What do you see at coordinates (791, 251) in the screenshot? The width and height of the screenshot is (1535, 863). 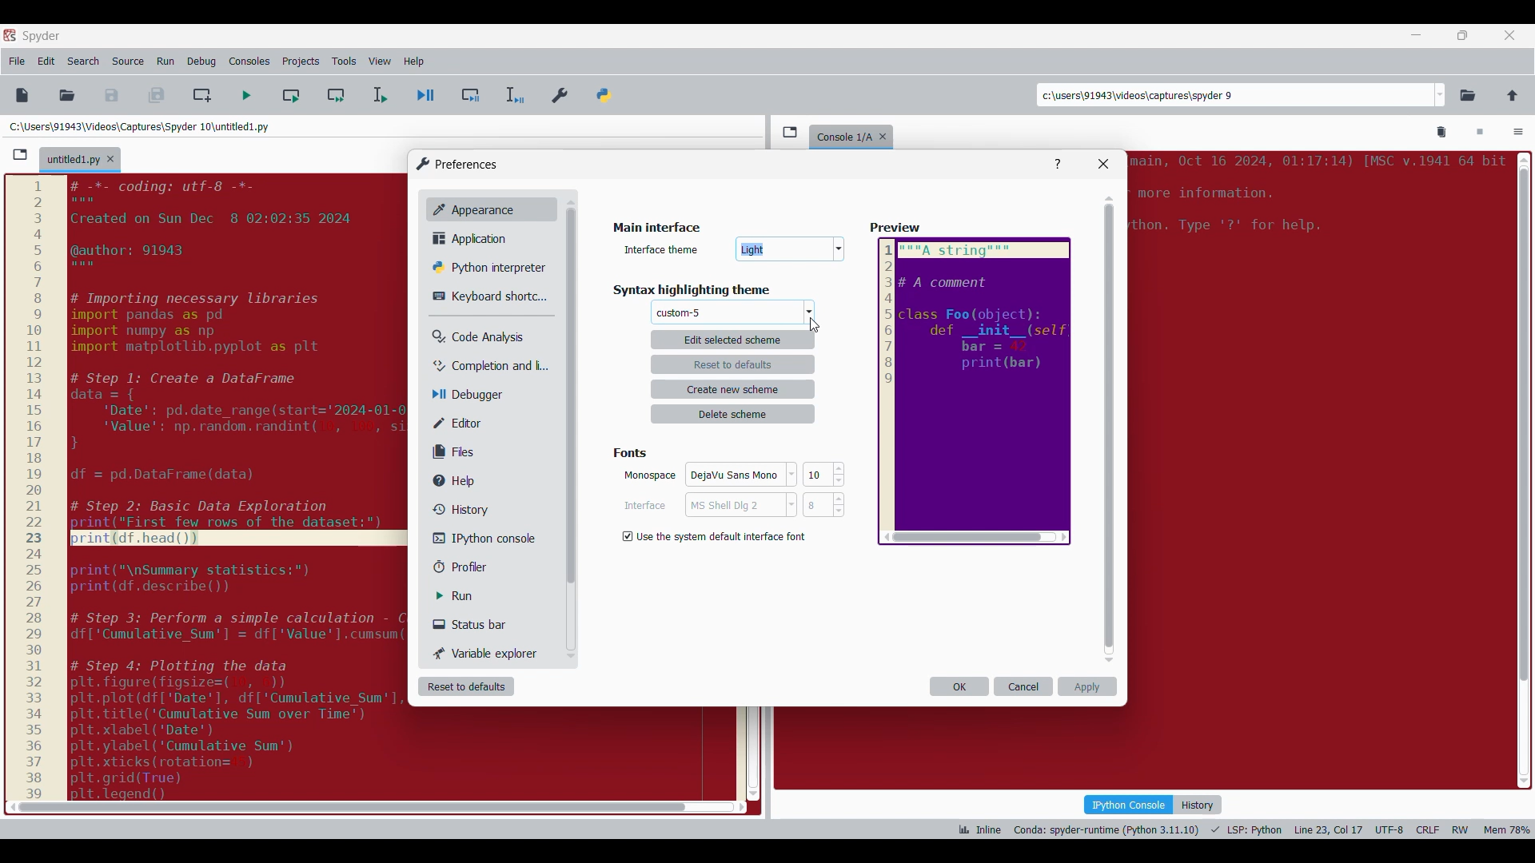 I see `` at bounding box center [791, 251].